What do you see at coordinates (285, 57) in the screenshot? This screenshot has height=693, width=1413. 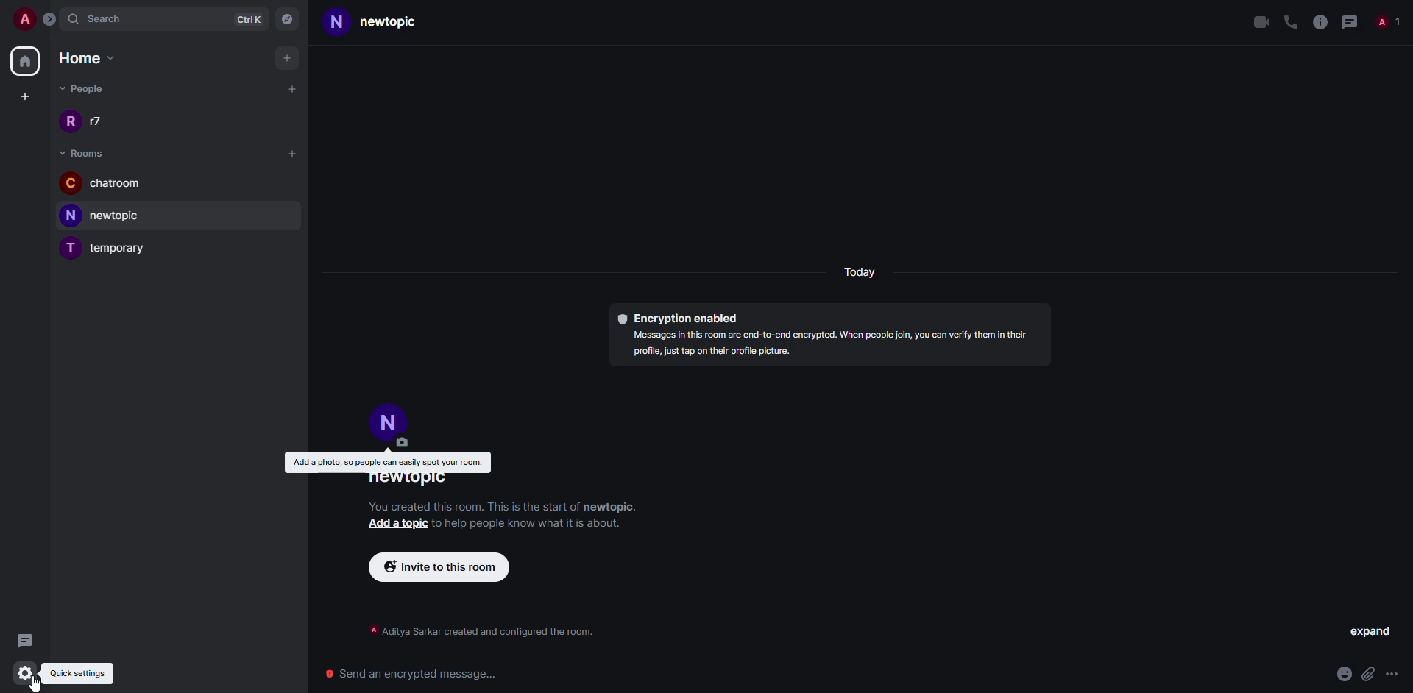 I see `add` at bounding box center [285, 57].